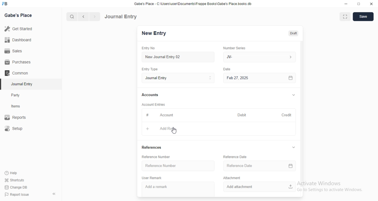 The width and height of the screenshot is (378, 201). I want to click on Help, so click(11, 173).